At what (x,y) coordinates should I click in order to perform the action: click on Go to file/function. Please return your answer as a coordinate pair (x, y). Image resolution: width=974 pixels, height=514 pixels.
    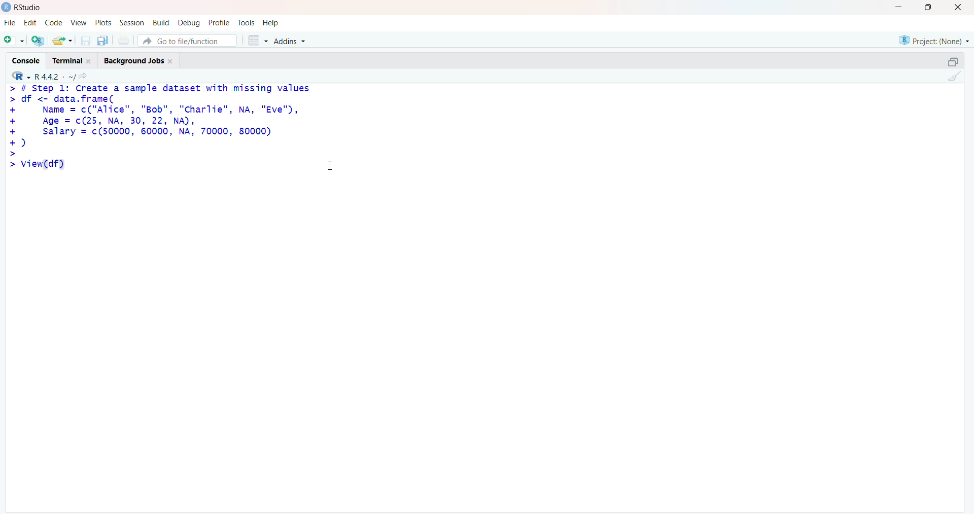
    Looking at the image, I should click on (188, 40).